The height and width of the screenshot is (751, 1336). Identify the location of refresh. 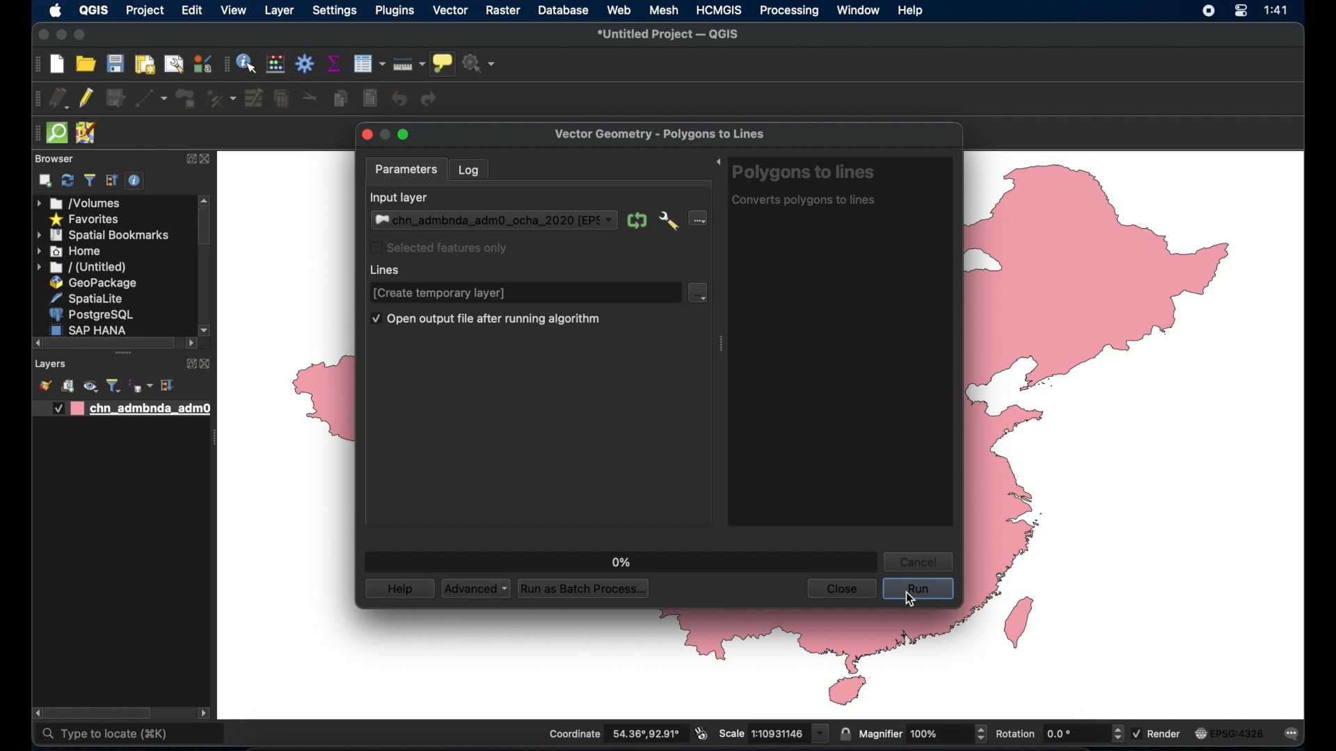
(67, 180).